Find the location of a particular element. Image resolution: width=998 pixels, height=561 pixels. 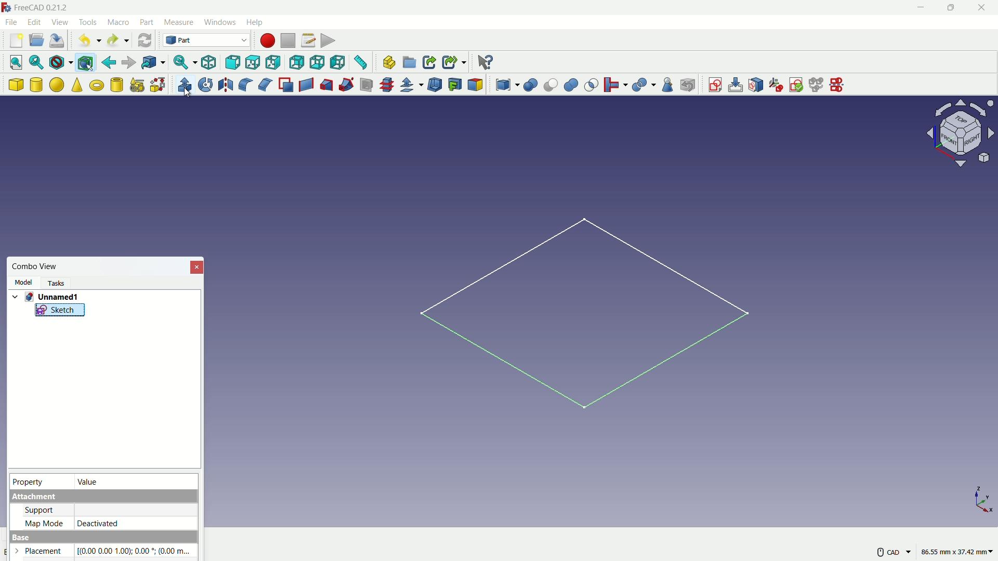

[(0.00 0.00 1.00); (0.00m)  is located at coordinates (136, 551).